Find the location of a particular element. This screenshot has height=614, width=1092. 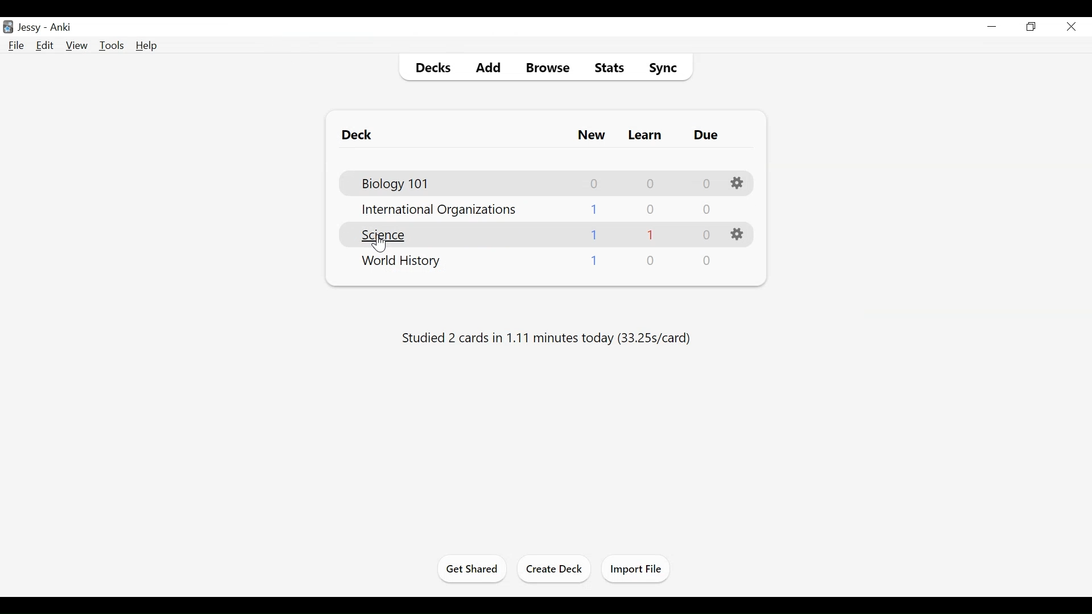

Learn Cards is located at coordinates (646, 135).